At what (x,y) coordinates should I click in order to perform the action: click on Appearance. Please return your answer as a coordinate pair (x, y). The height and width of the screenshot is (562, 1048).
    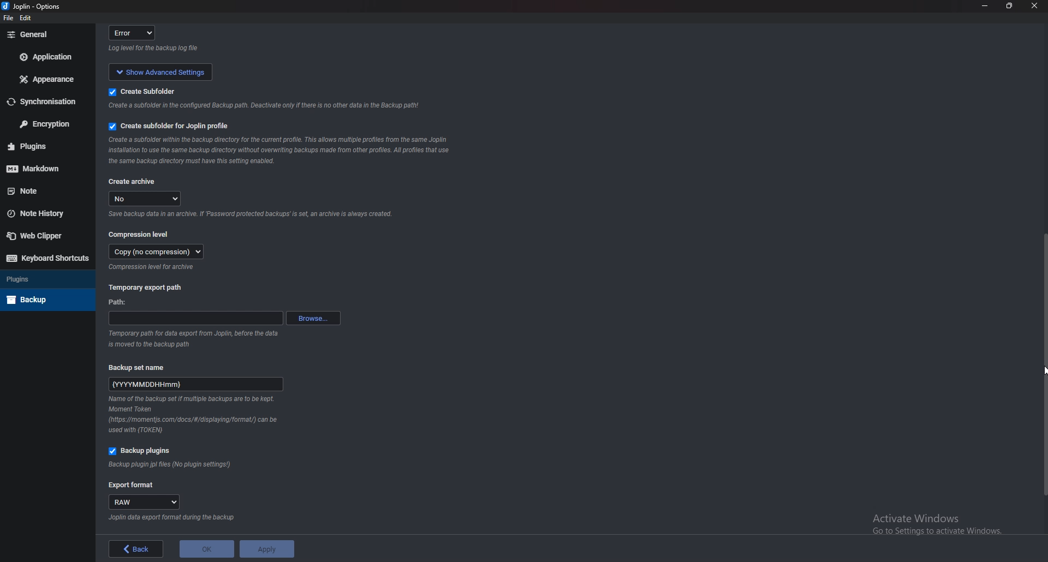
    Looking at the image, I should click on (50, 79).